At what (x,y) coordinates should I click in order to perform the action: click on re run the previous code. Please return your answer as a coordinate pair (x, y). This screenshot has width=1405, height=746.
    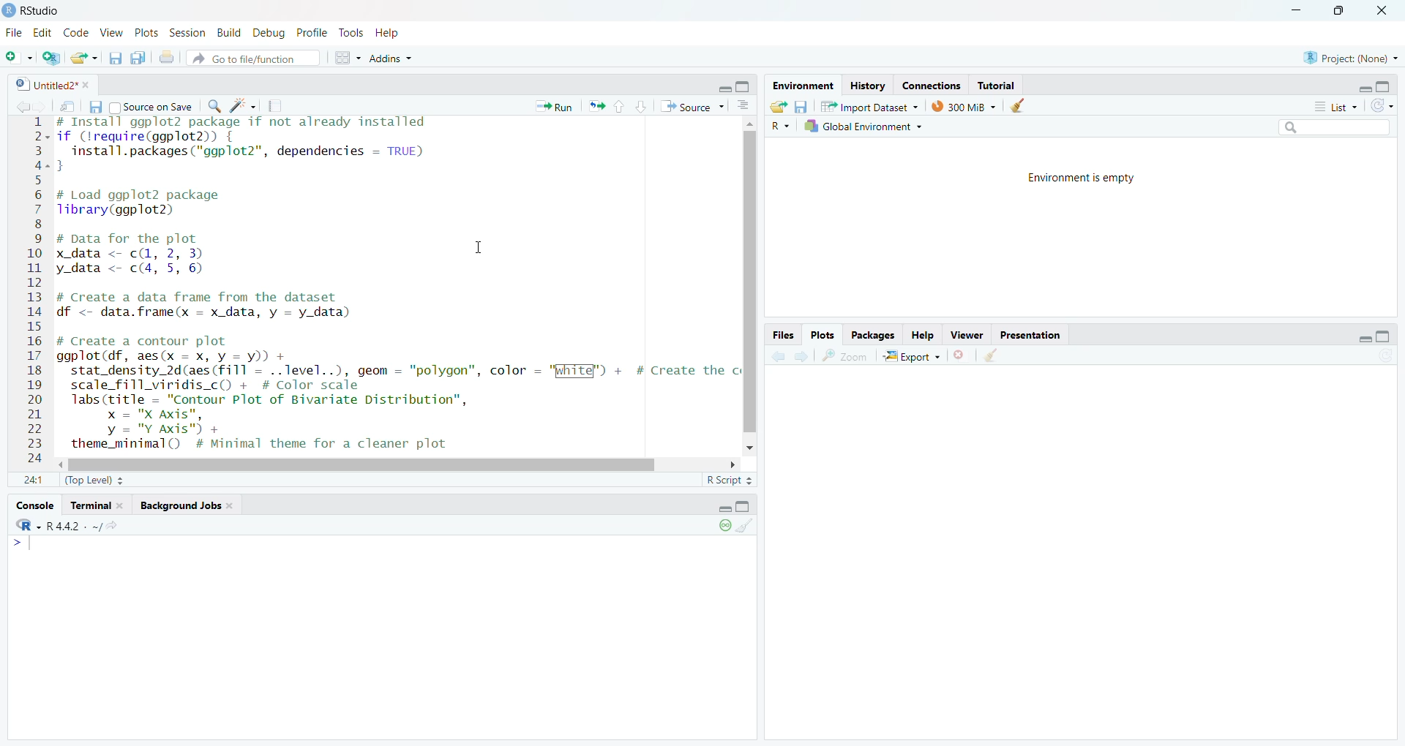
    Looking at the image, I should click on (596, 105).